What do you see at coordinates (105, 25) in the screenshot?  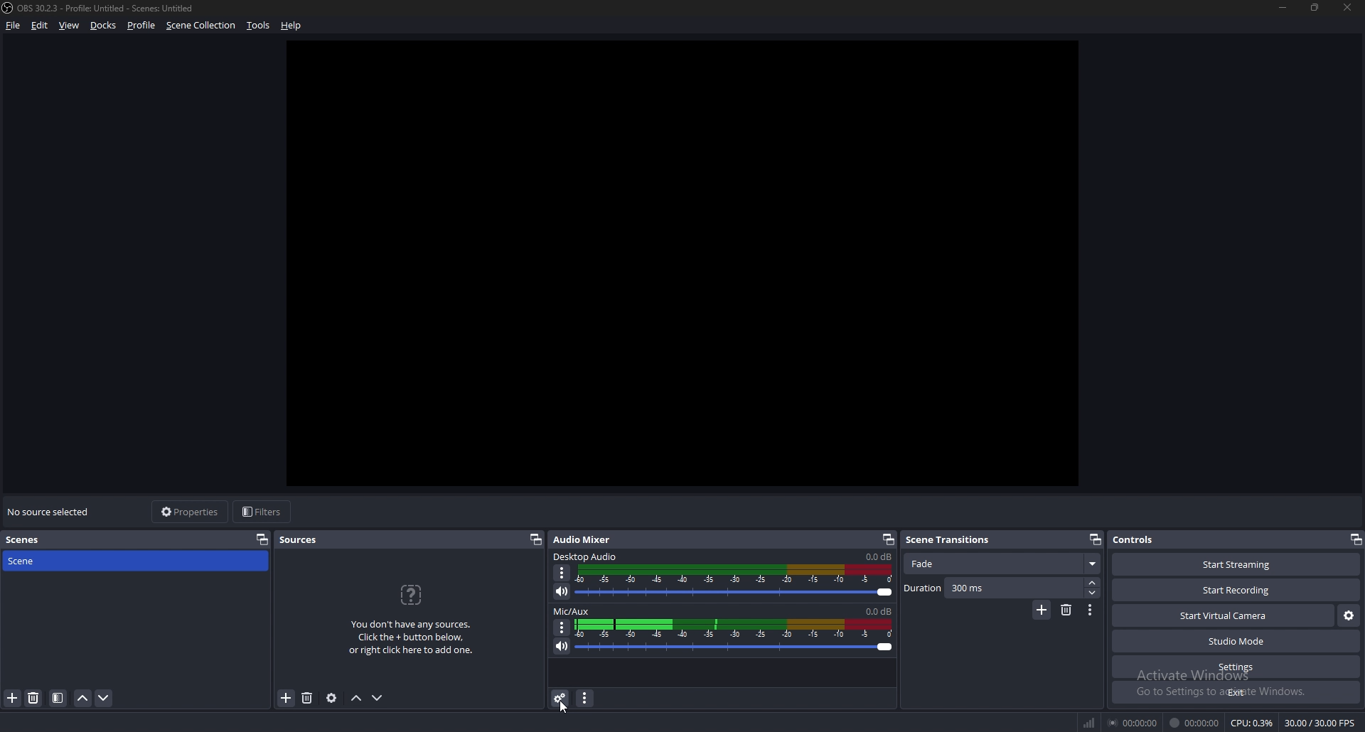 I see `docks` at bounding box center [105, 25].